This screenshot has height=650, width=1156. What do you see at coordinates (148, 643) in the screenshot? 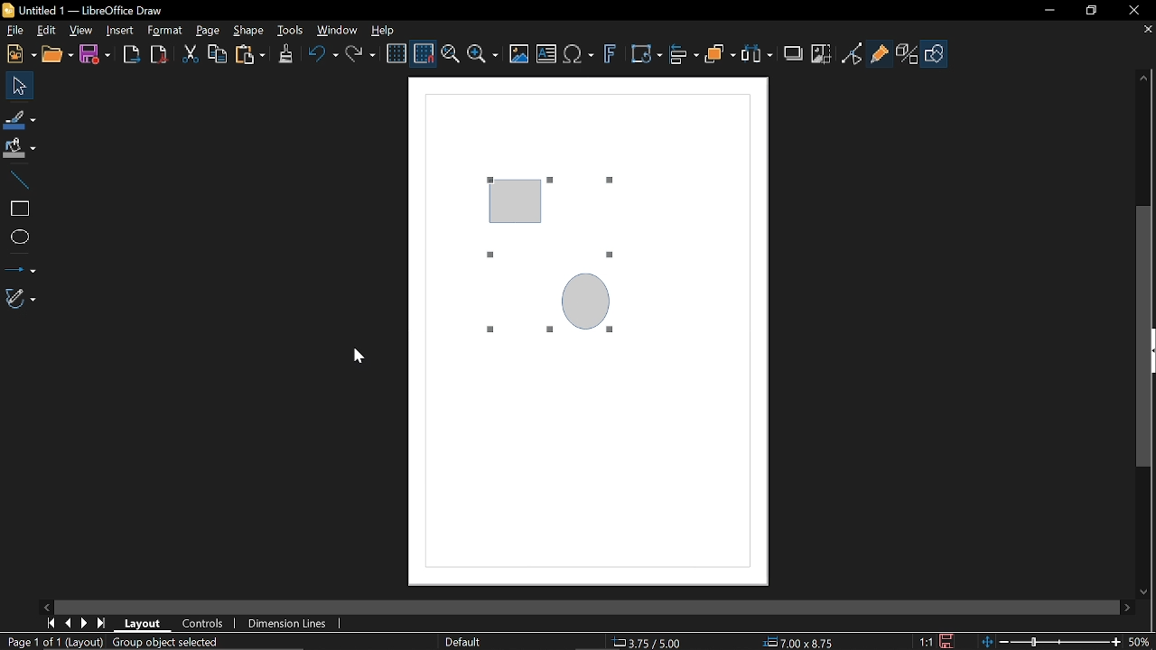
I see `Mark objects` at bounding box center [148, 643].